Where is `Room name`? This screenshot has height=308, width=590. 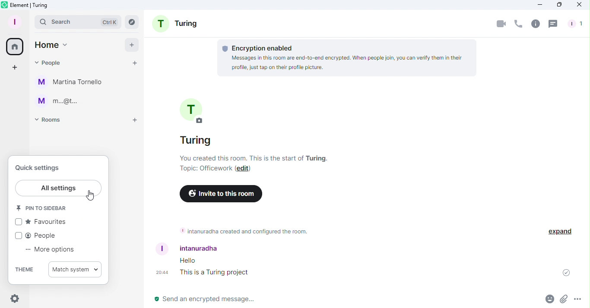 Room name is located at coordinates (179, 22).